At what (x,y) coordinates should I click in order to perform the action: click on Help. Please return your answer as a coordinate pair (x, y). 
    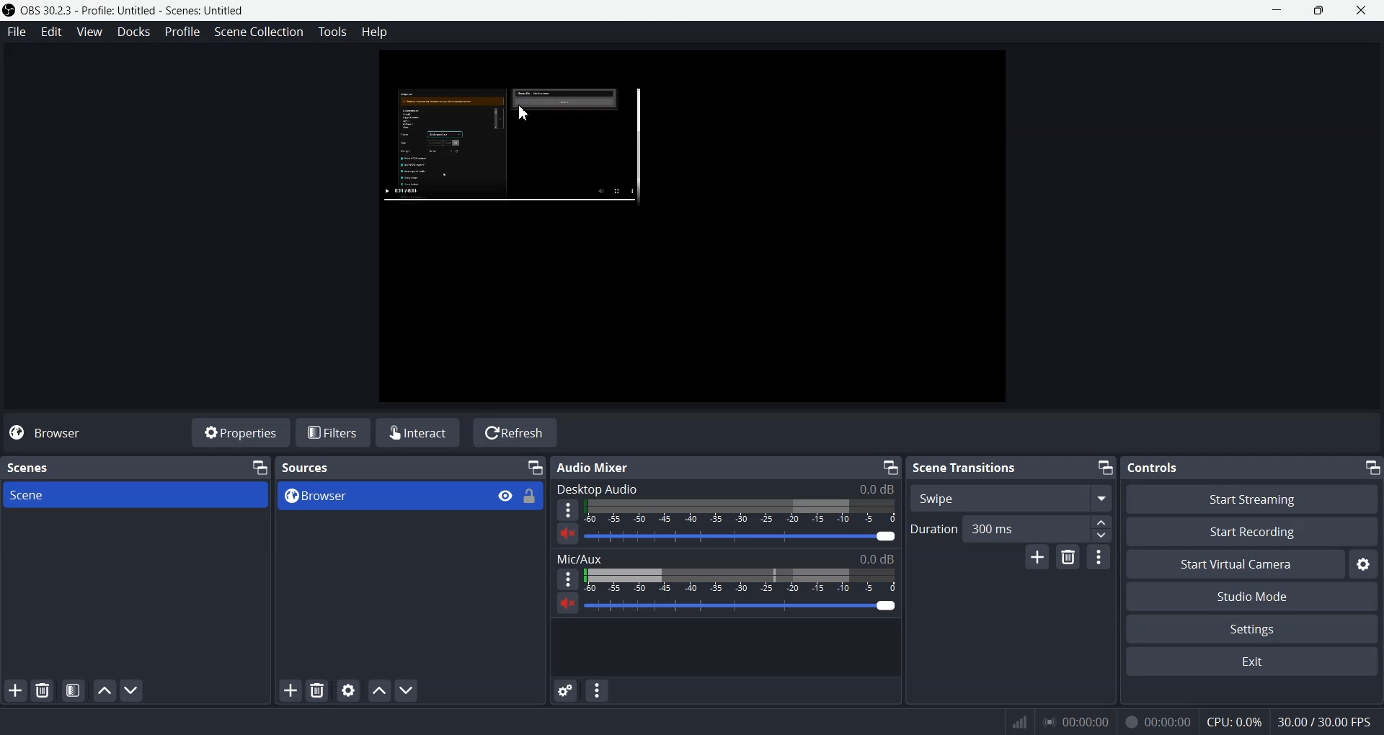
    Looking at the image, I should click on (375, 34).